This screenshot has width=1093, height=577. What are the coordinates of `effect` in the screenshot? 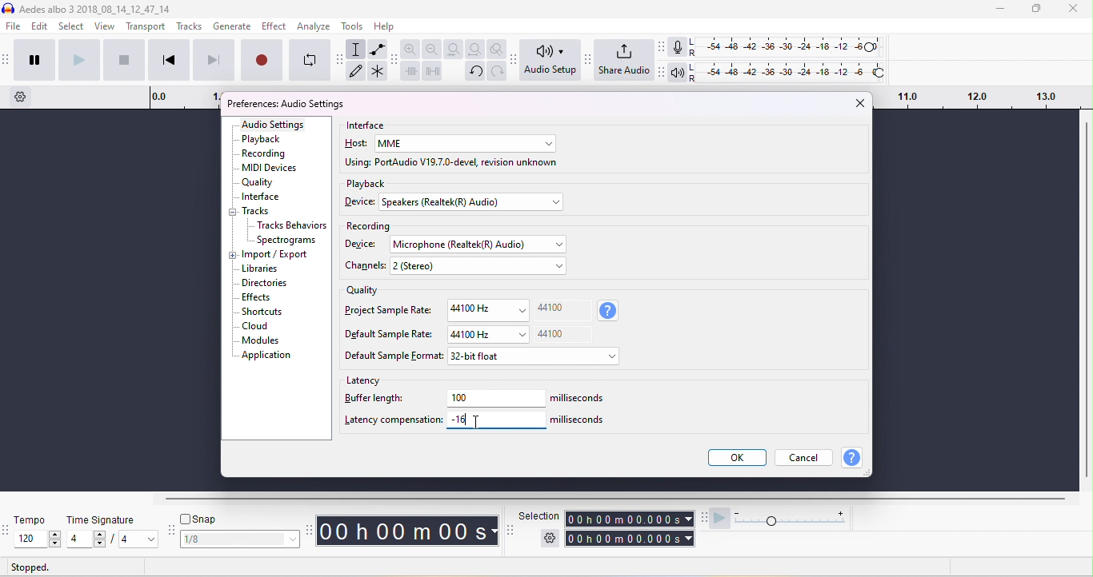 It's located at (274, 26).